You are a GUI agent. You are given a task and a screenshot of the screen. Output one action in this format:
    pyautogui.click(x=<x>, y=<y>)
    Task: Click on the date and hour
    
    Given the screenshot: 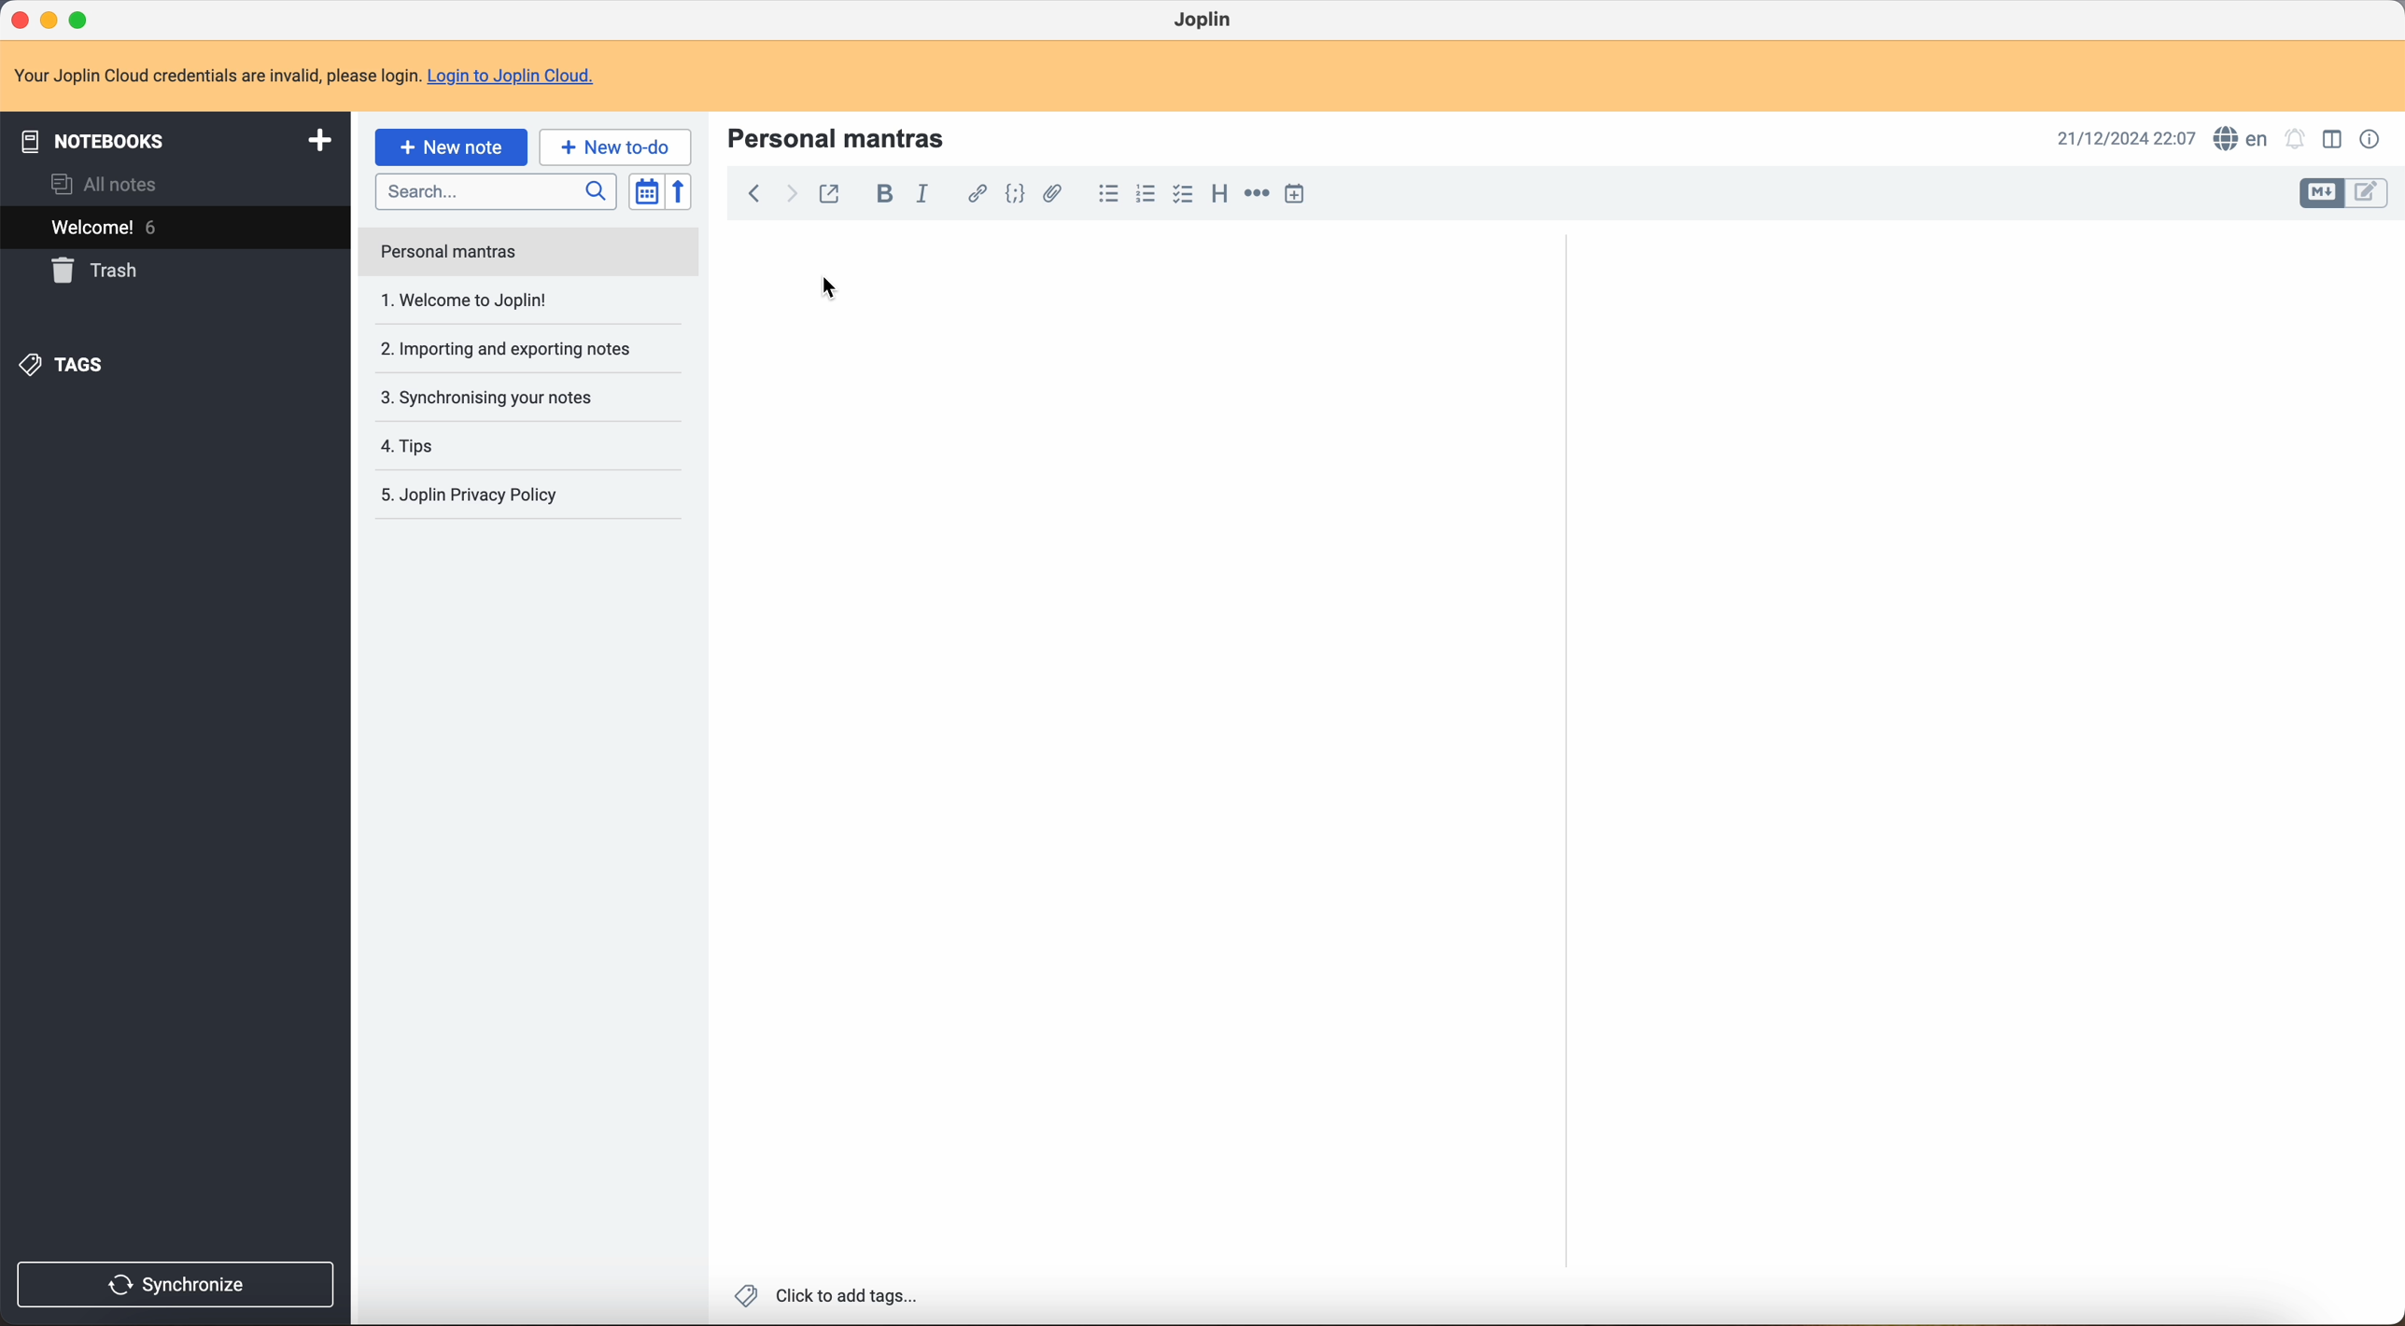 What is the action you would take?
    pyautogui.click(x=2119, y=136)
    